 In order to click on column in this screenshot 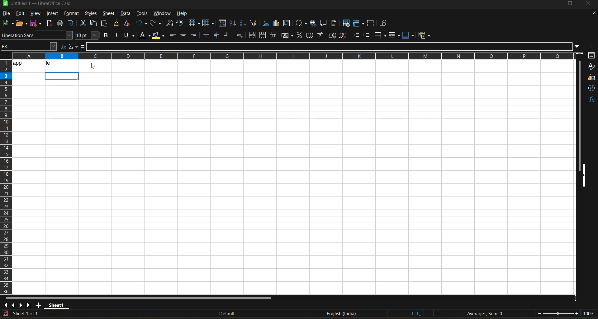, I will do `click(209, 24)`.